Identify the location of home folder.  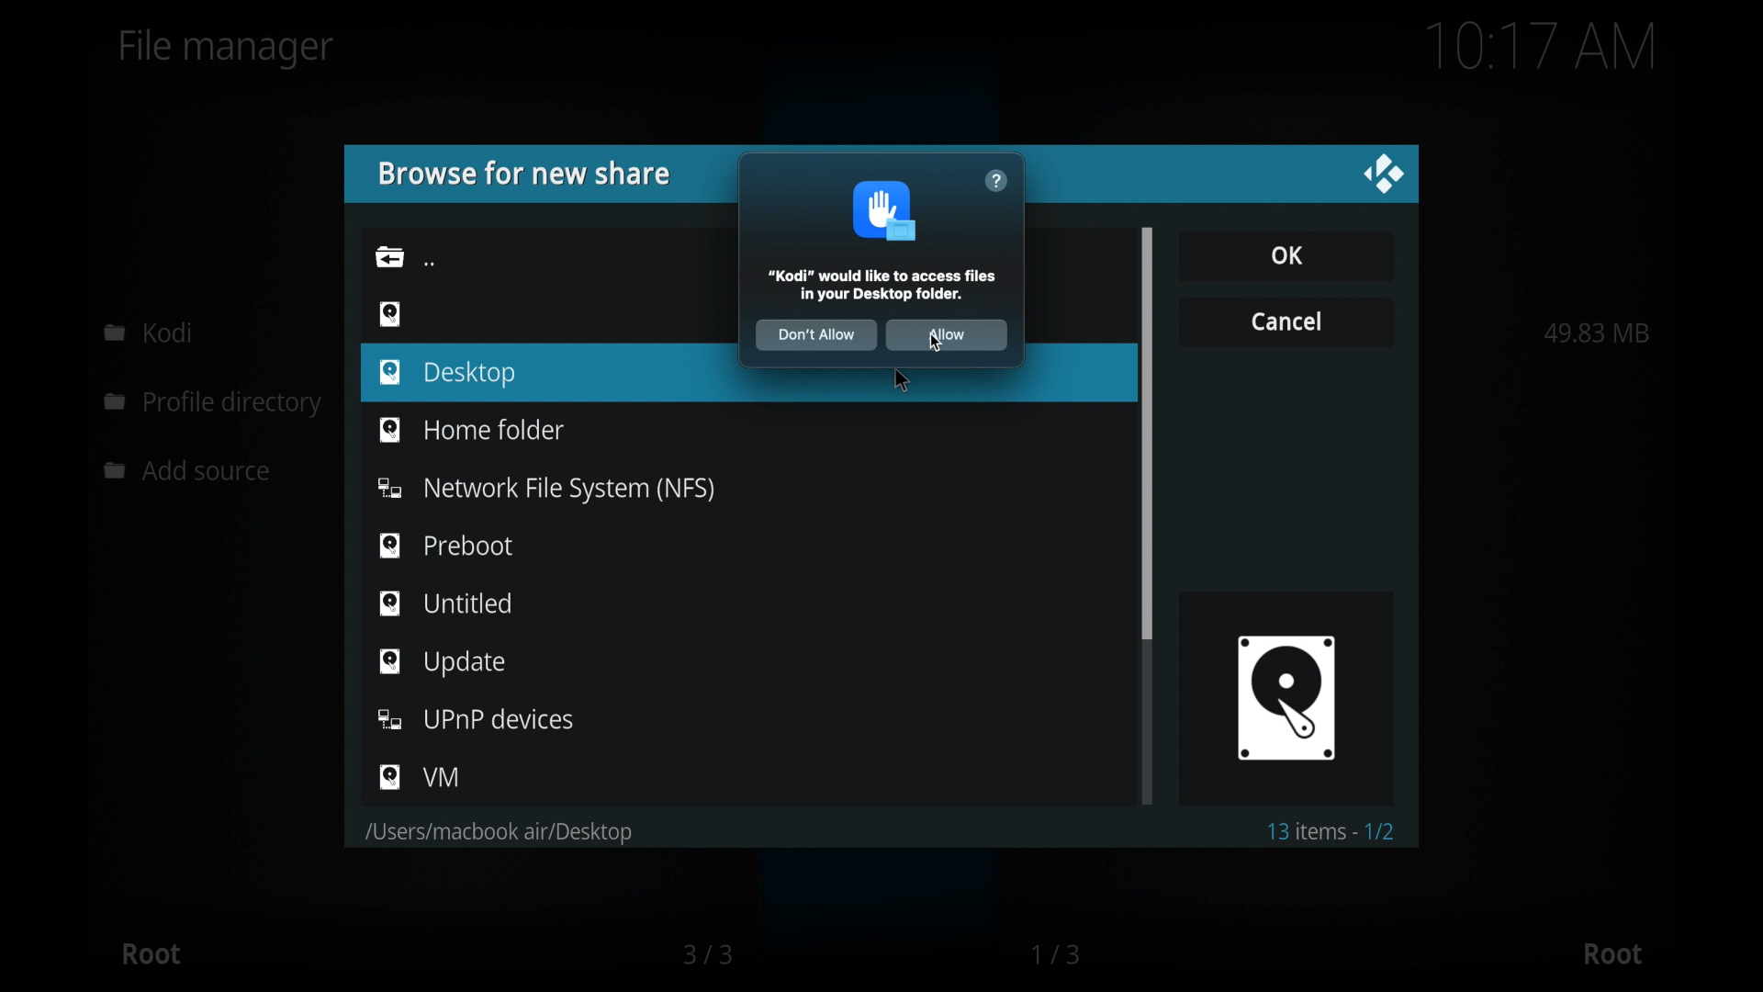
(470, 428).